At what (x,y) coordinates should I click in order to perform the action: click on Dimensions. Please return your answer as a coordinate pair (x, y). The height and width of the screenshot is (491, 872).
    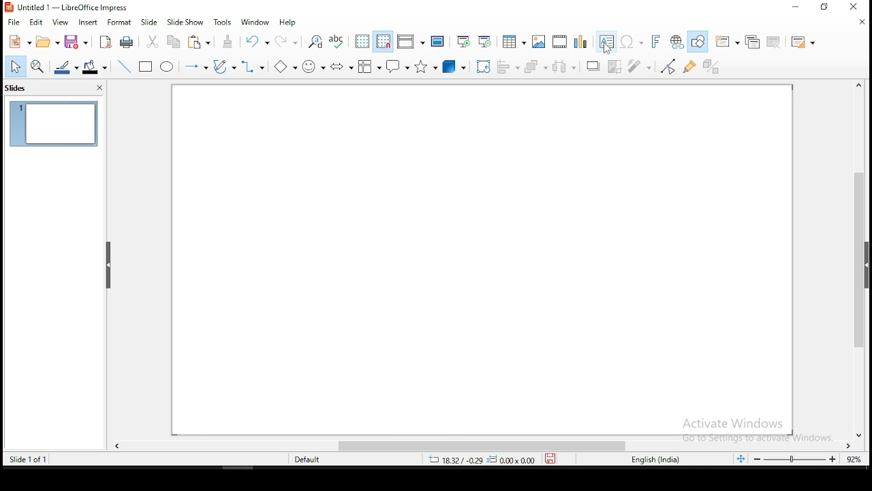
    Looking at the image, I should click on (482, 459).